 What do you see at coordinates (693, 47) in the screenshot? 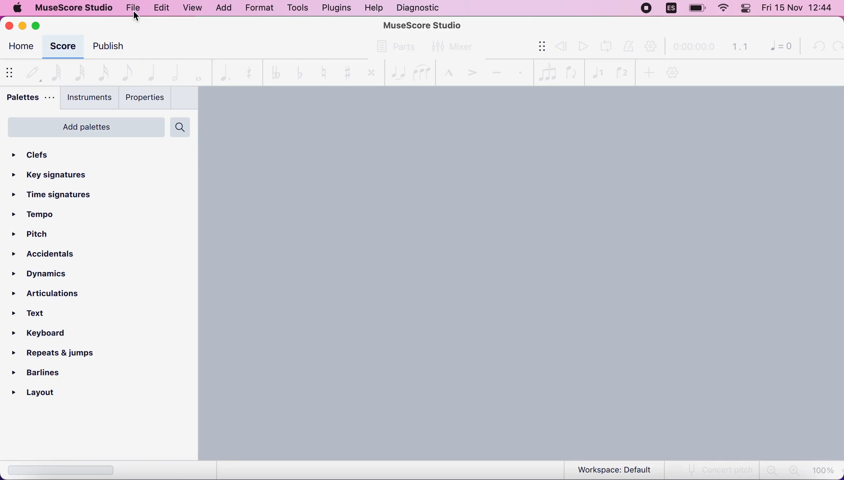
I see `time` at bounding box center [693, 47].